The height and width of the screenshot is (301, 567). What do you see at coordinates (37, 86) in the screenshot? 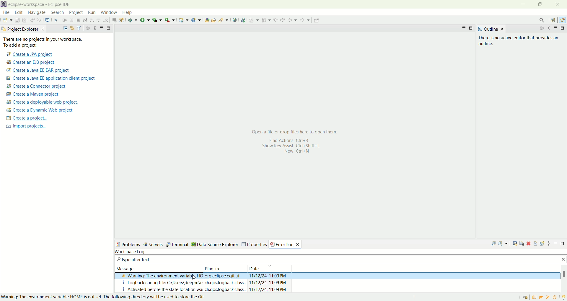
I see `create a connector project` at bounding box center [37, 86].